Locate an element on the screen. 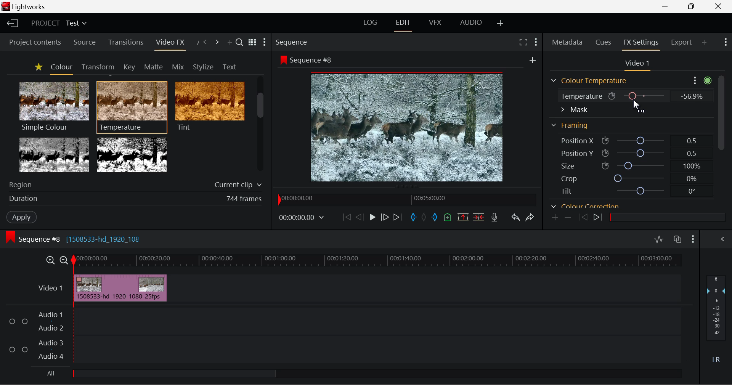 The height and width of the screenshot is (385, 732). Close is located at coordinates (718, 6).